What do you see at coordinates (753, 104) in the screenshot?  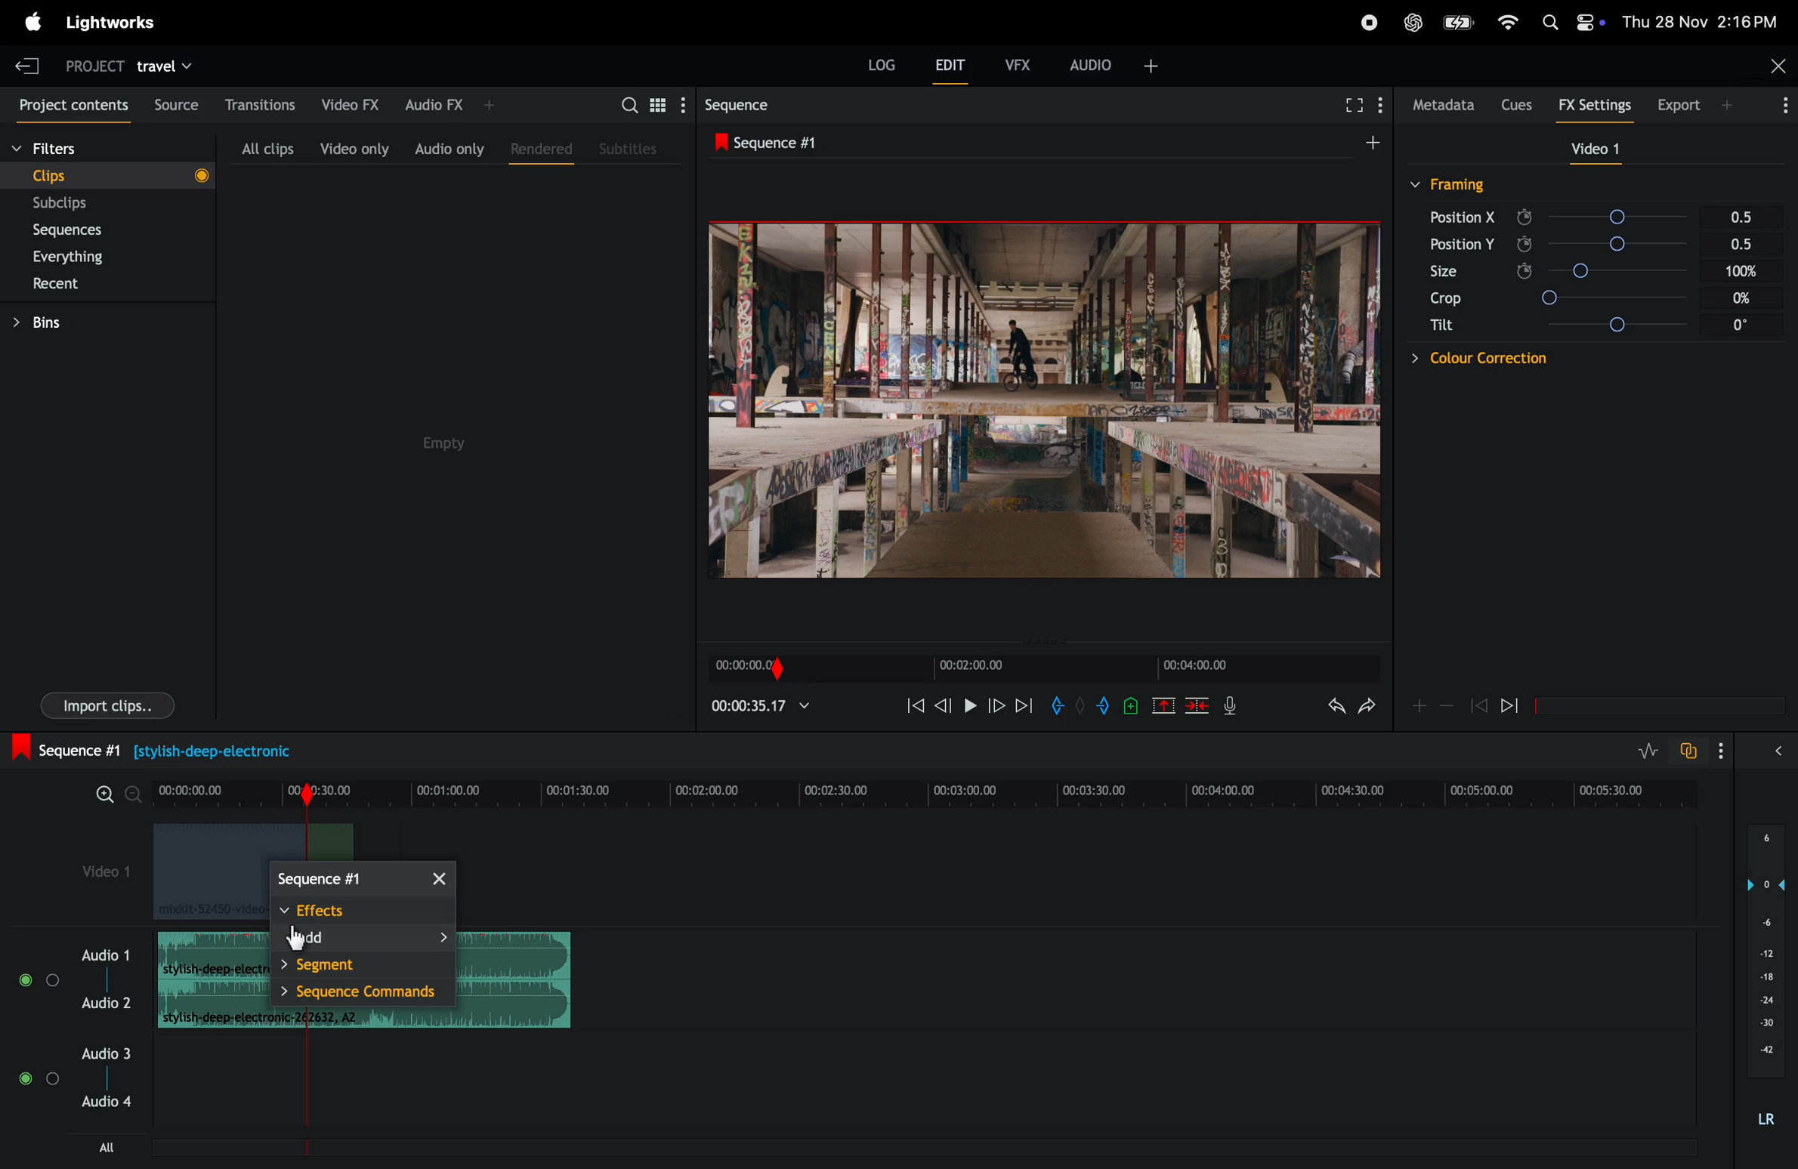 I see `sequence` at bounding box center [753, 104].